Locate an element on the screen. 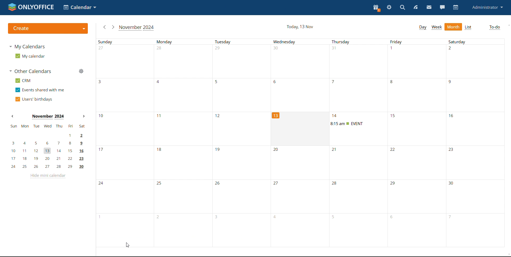 The width and height of the screenshot is (511, 257). scroll down is located at coordinates (508, 255).